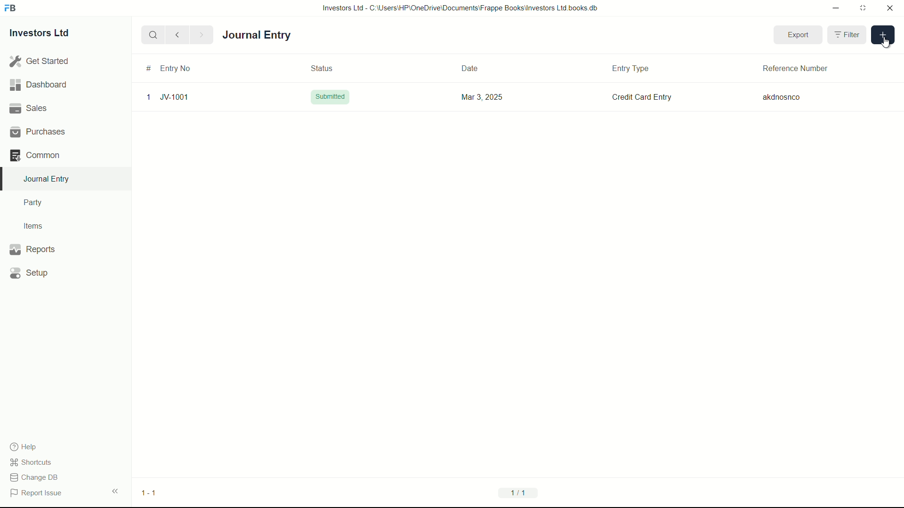 Image resolution: width=904 pixels, height=508 pixels. Describe the element at coordinates (323, 68) in the screenshot. I see `Status` at that location.